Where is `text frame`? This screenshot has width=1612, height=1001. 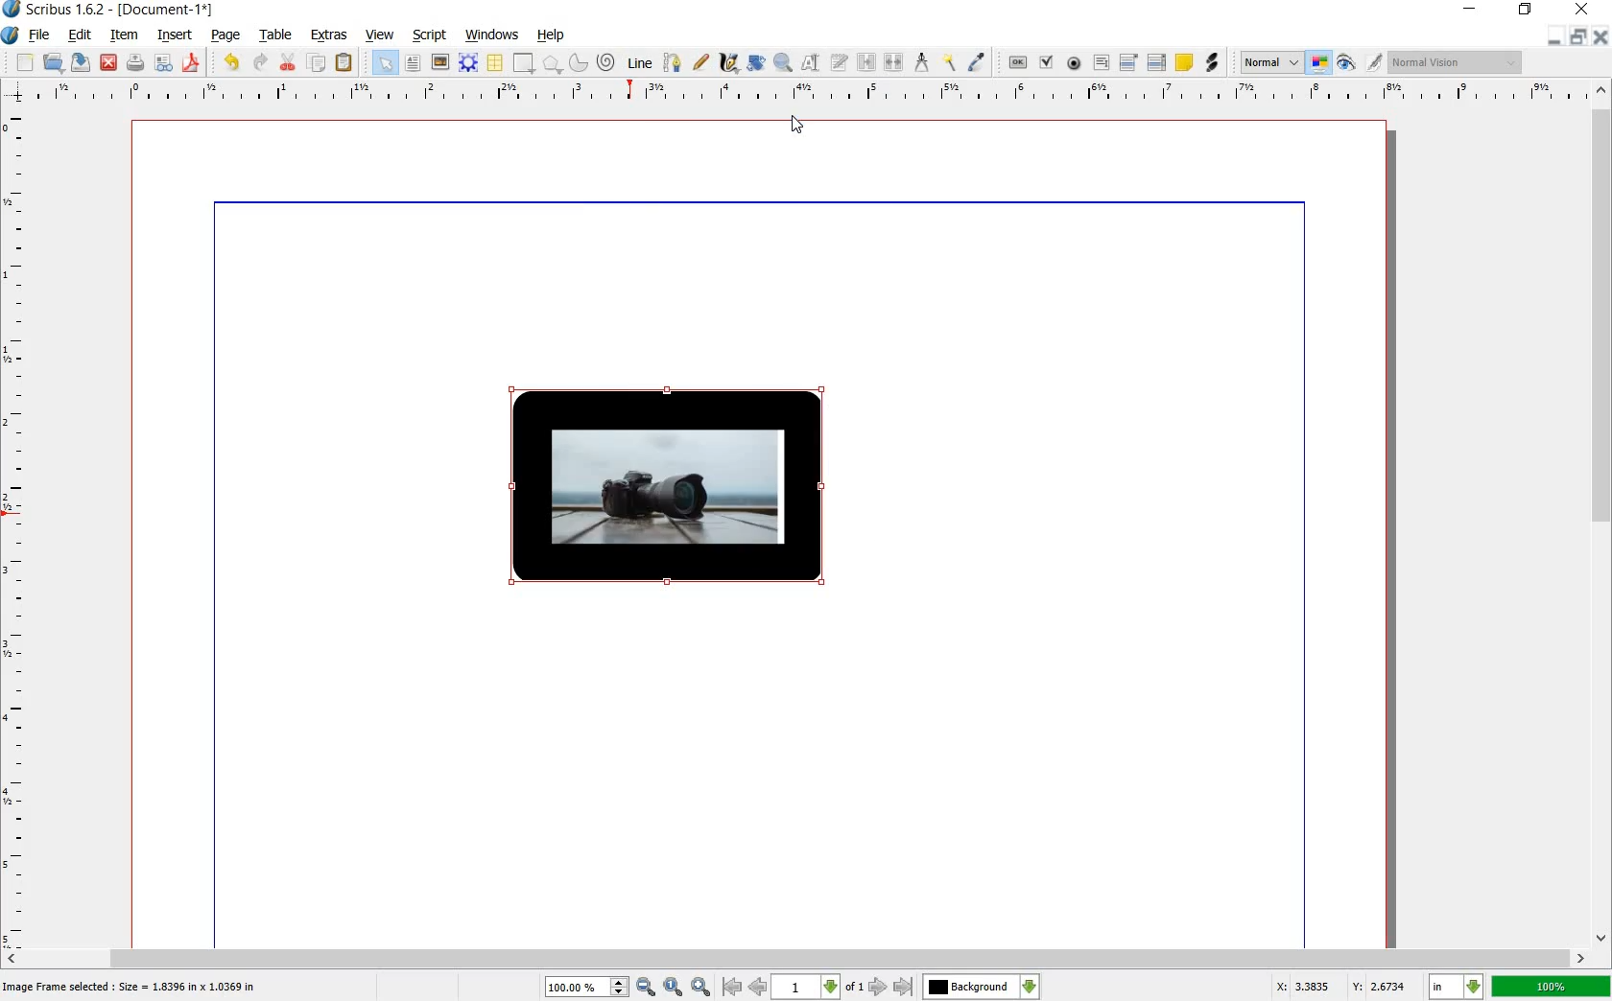 text frame is located at coordinates (412, 63).